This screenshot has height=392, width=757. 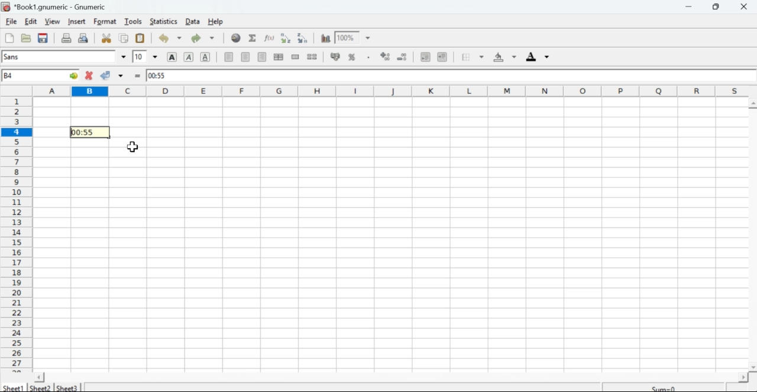 What do you see at coordinates (295, 57) in the screenshot?
I see `Merge cells` at bounding box center [295, 57].